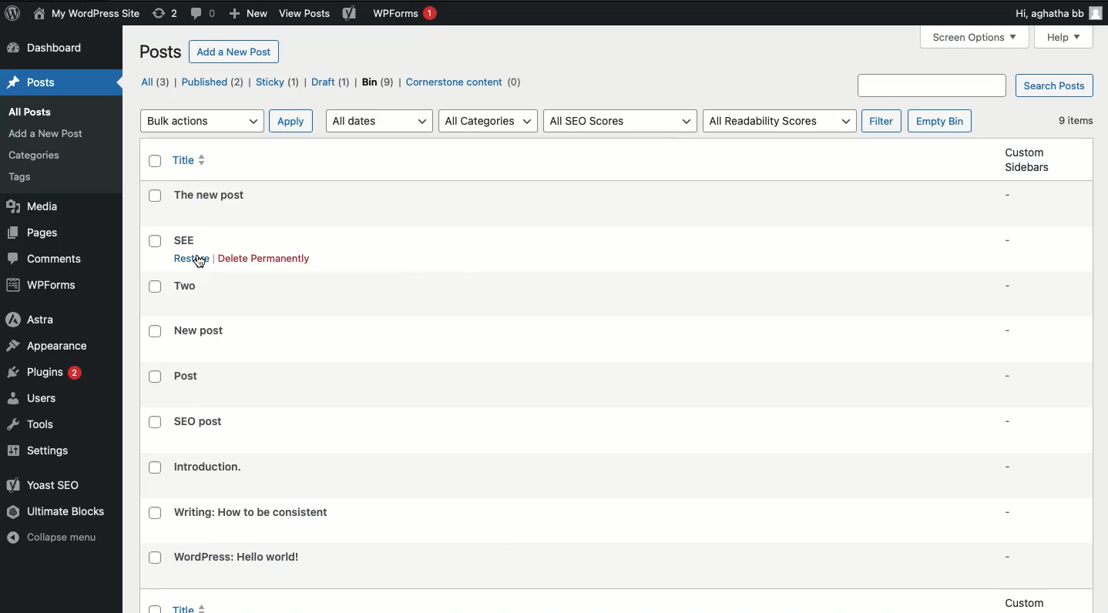 The height and width of the screenshot is (613, 1108). I want to click on custom, so click(1026, 603).